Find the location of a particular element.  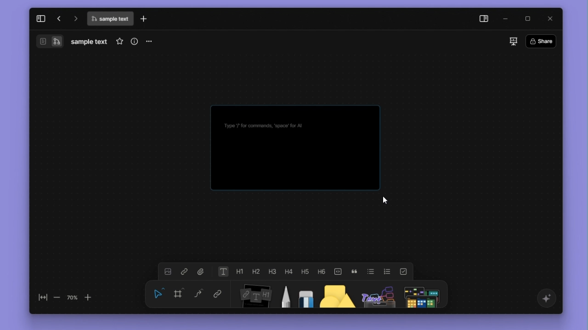

heading 3 is located at coordinates (272, 270).